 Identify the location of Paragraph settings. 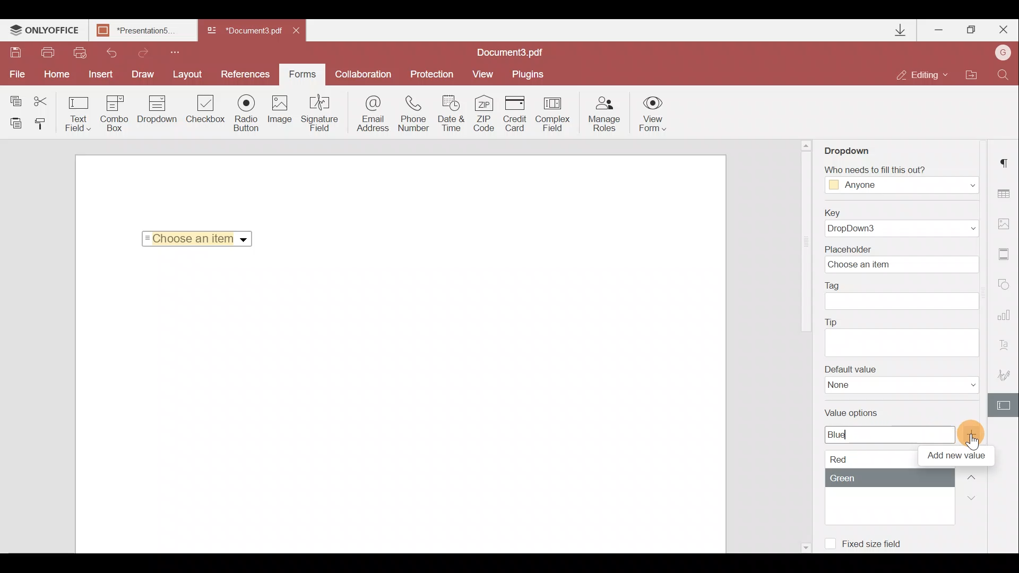
(1007, 162).